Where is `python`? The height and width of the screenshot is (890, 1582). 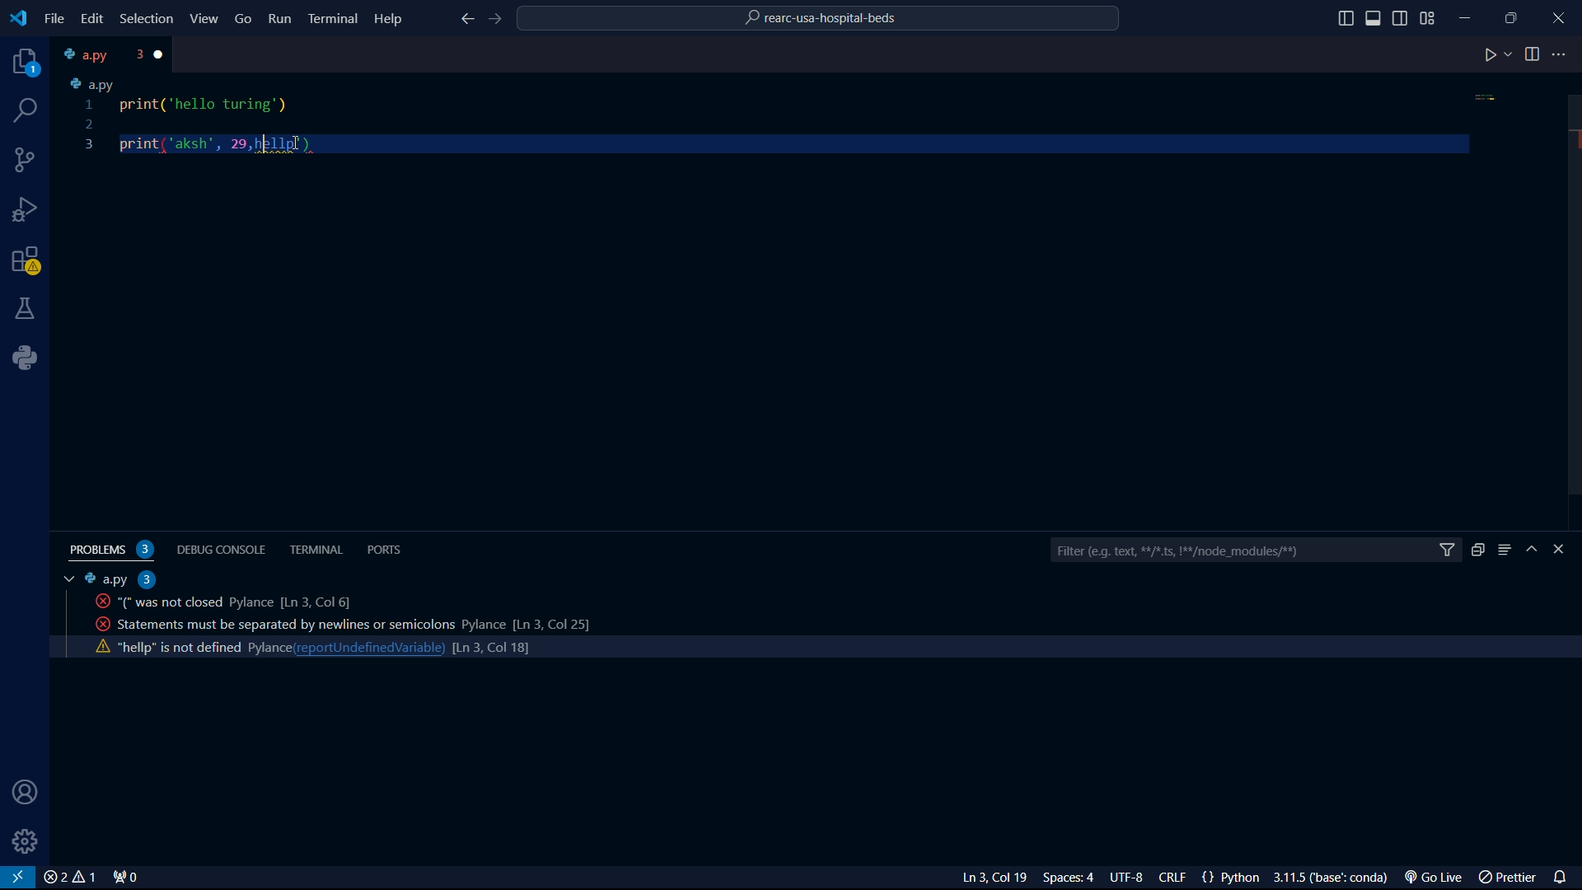
python is located at coordinates (30, 358).